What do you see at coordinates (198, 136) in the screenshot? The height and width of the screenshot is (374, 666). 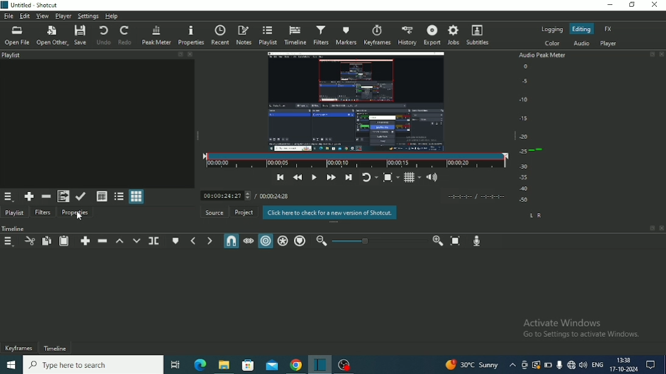 I see `Resize` at bounding box center [198, 136].